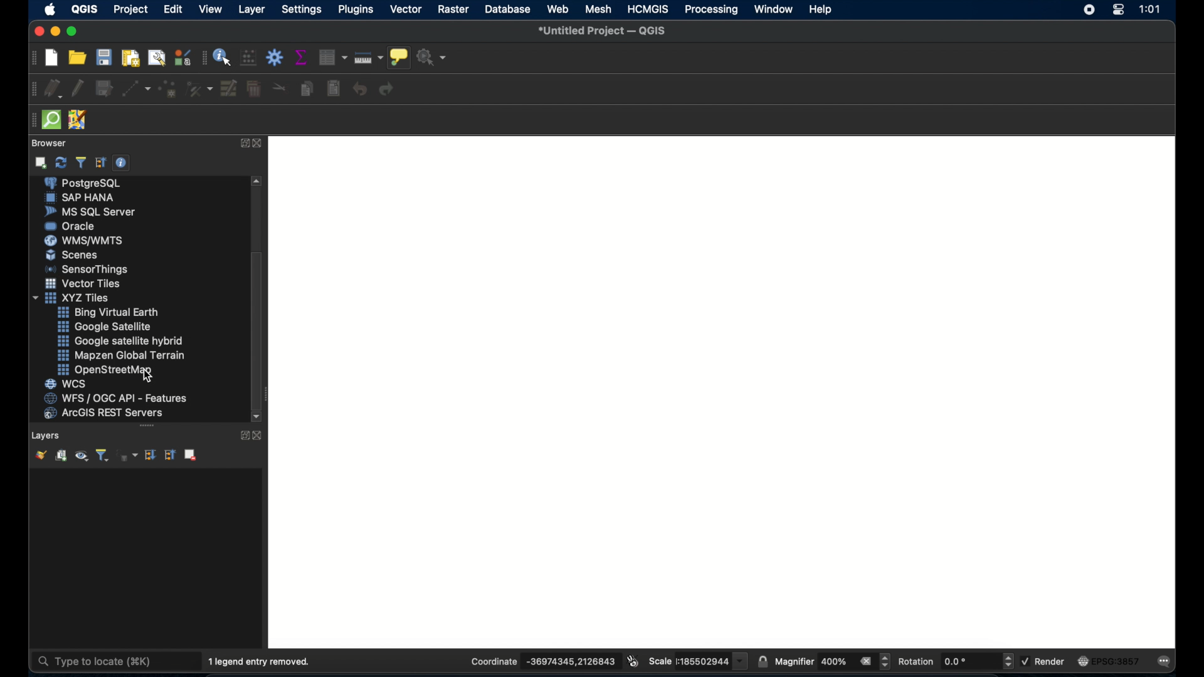  Describe the element at coordinates (114, 399) in the screenshot. I see `wfs/ogc api - features` at that location.